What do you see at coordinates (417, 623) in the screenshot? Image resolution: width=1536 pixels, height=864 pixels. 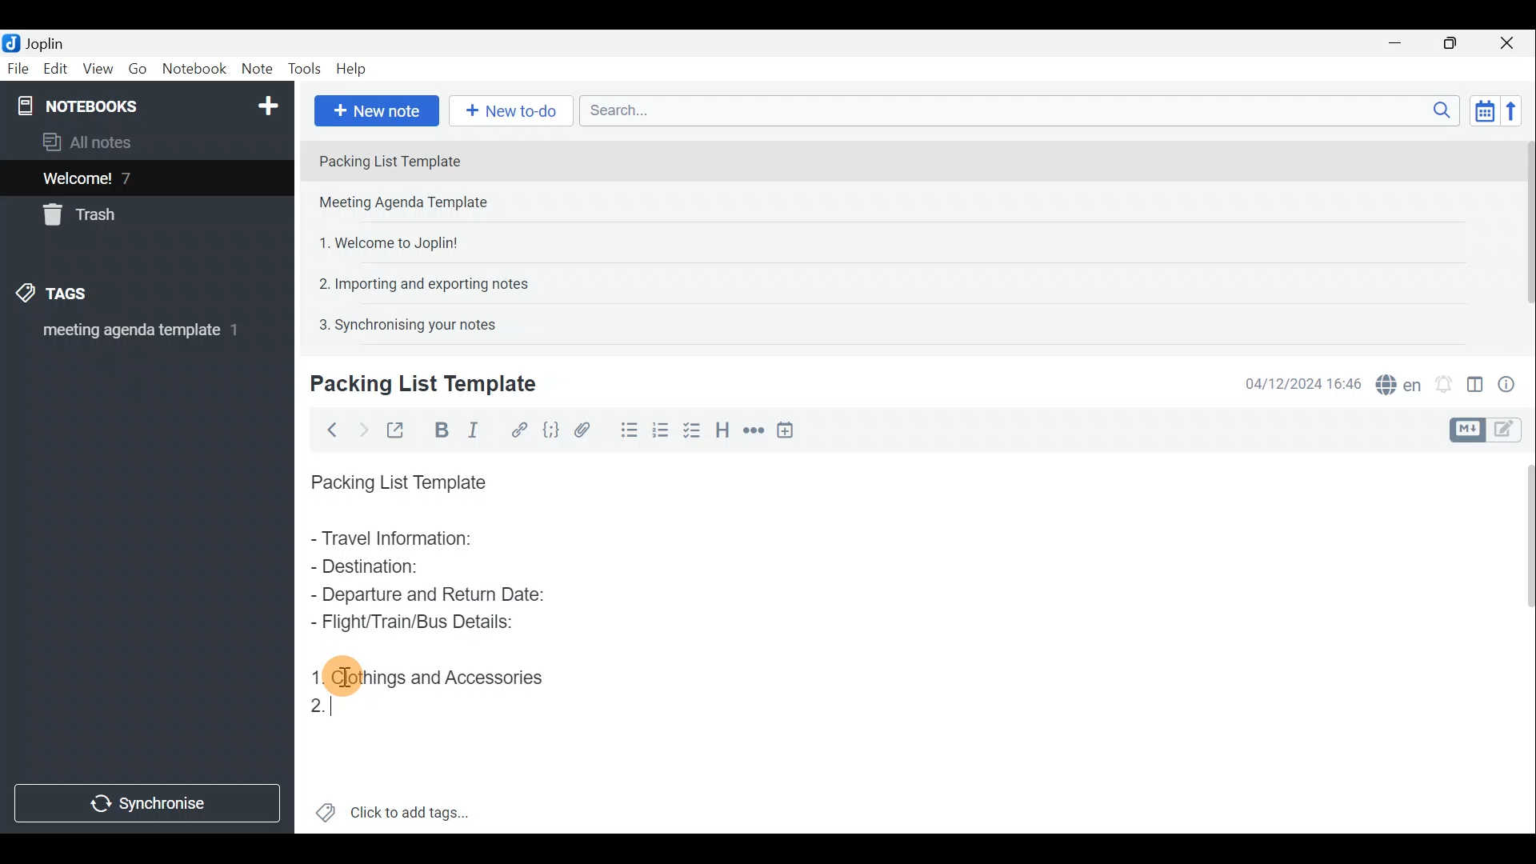 I see `Flight/Train/Bus Details:` at bounding box center [417, 623].